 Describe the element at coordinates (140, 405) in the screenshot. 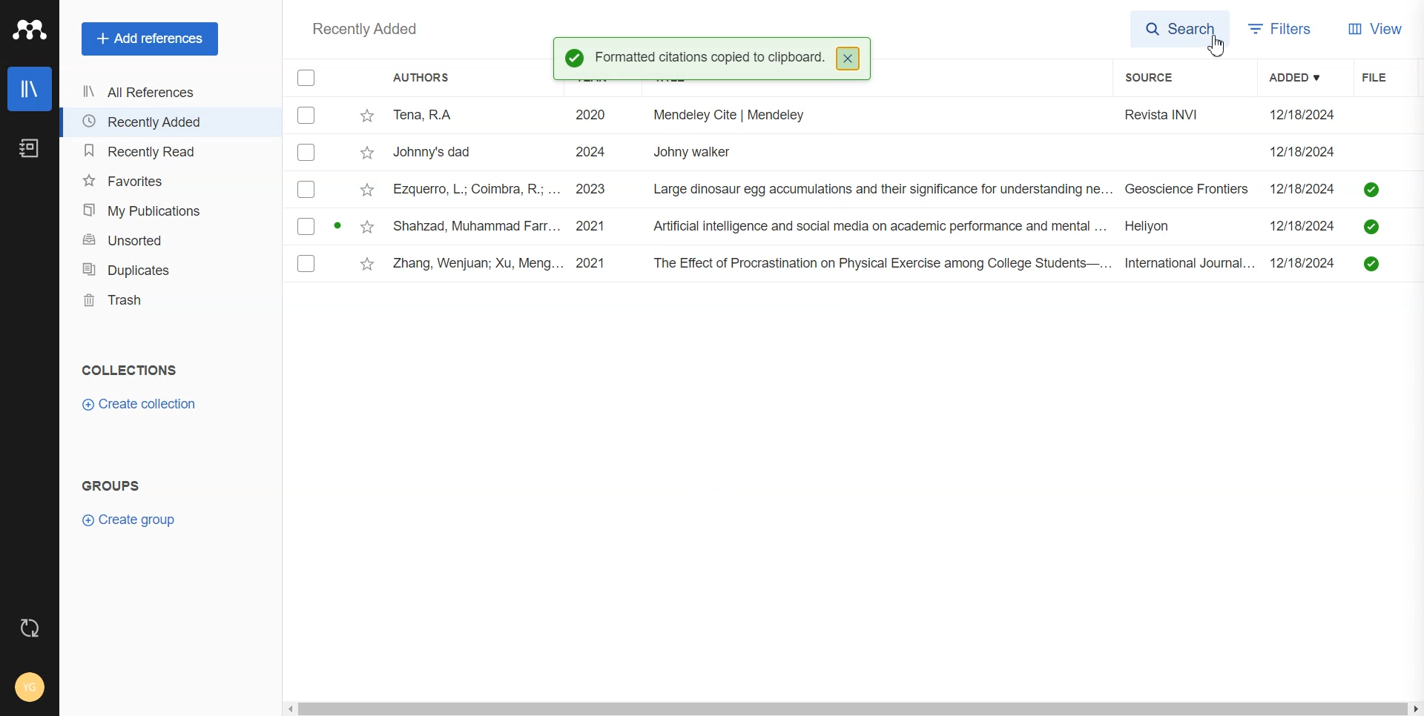

I see `Create Collection` at that location.